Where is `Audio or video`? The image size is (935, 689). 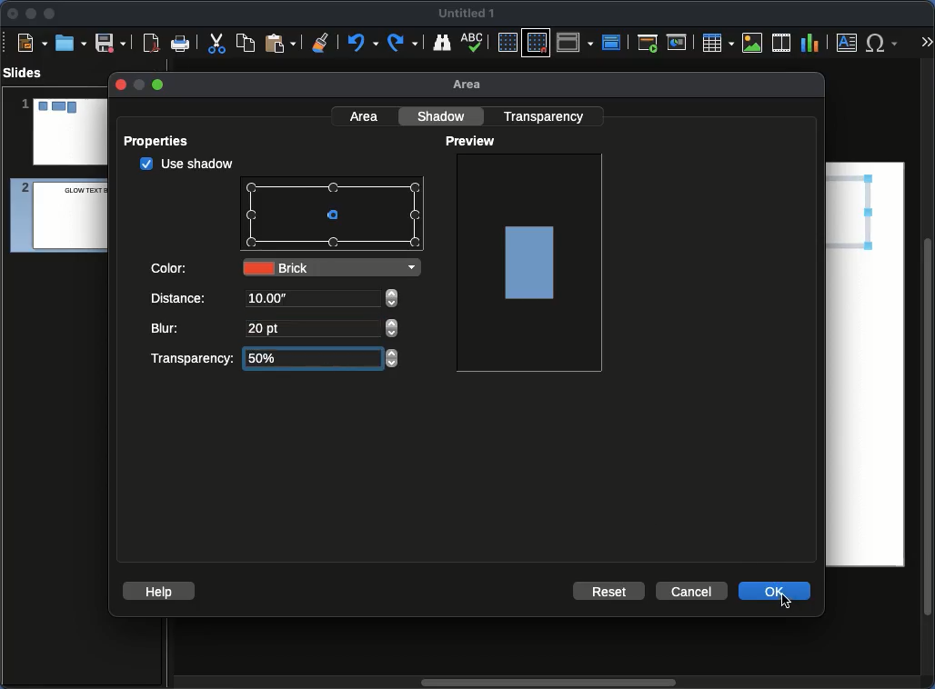 Audio or video is located at coordinates (782, 43).